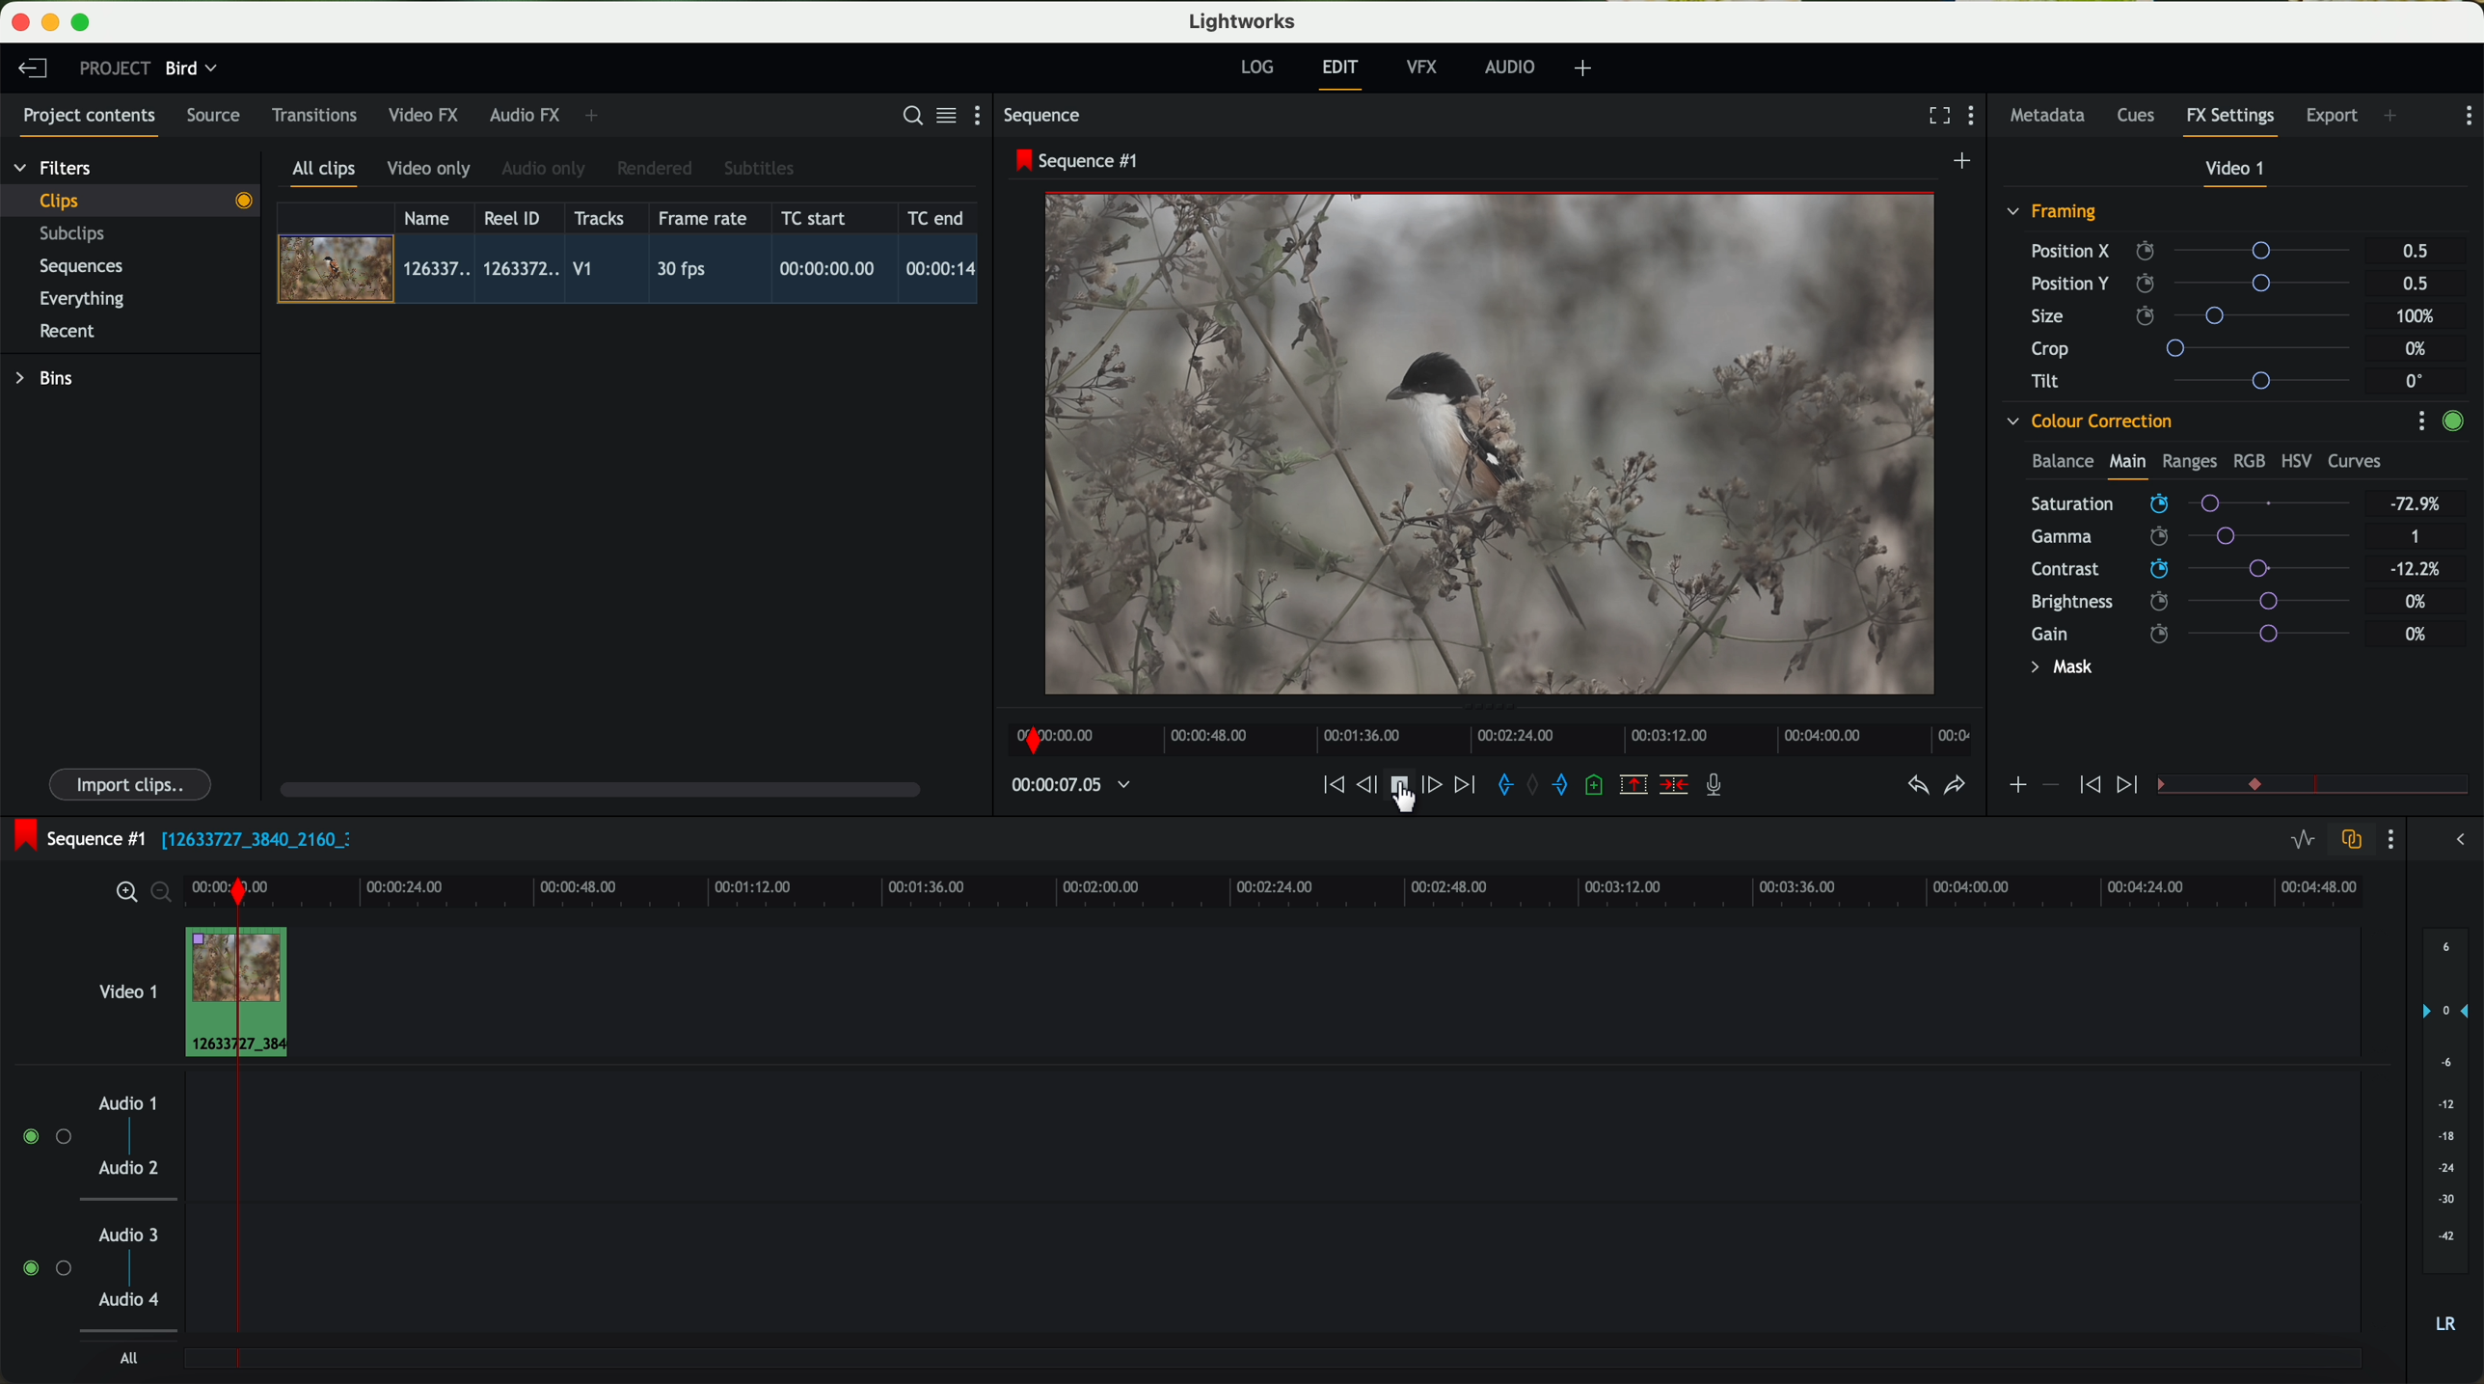  Describe the element at coordinates (20, 22) in the screenshot. I see `close program` at that location.